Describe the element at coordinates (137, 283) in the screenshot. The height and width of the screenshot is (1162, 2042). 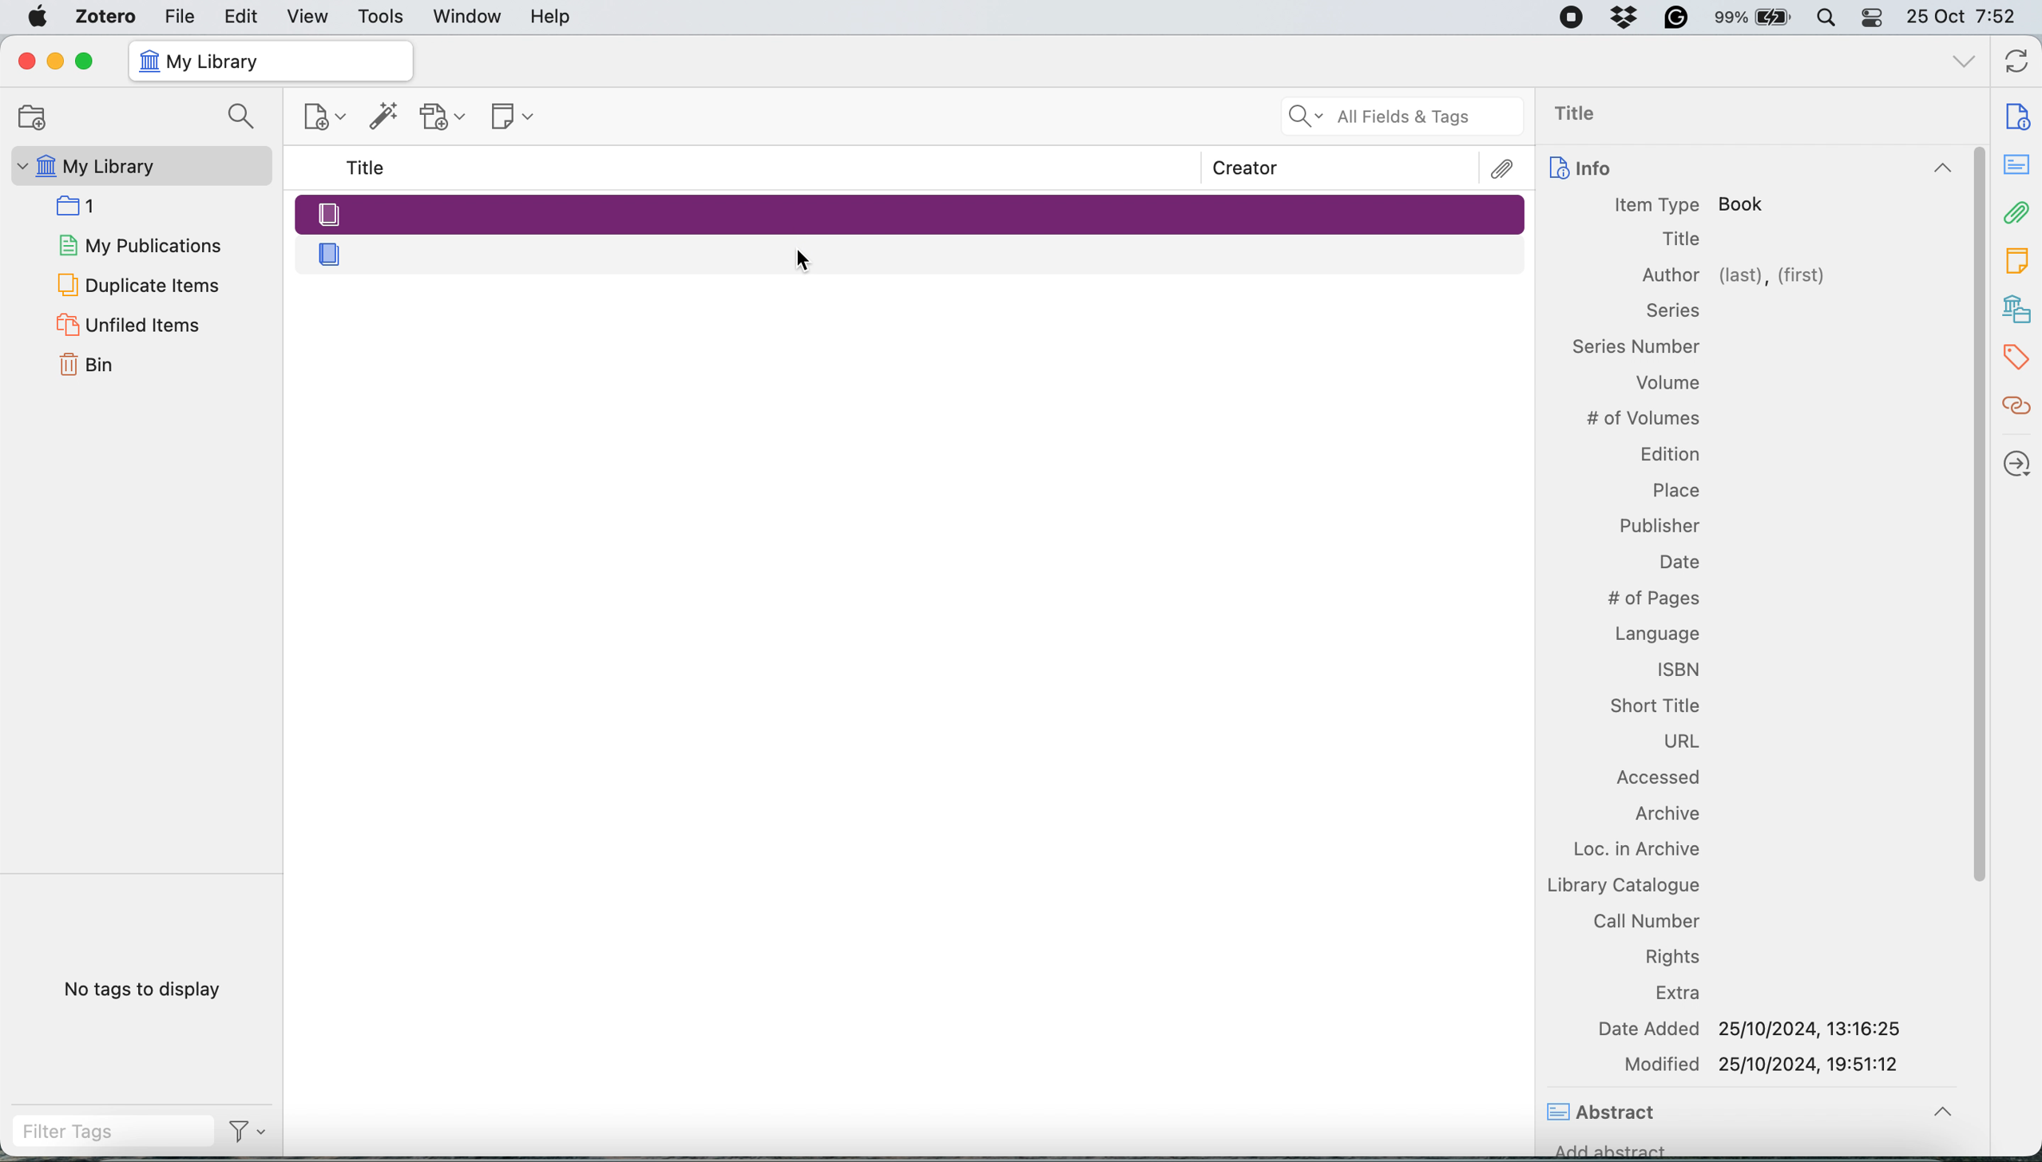
I see `Duplicate Items` at that location.